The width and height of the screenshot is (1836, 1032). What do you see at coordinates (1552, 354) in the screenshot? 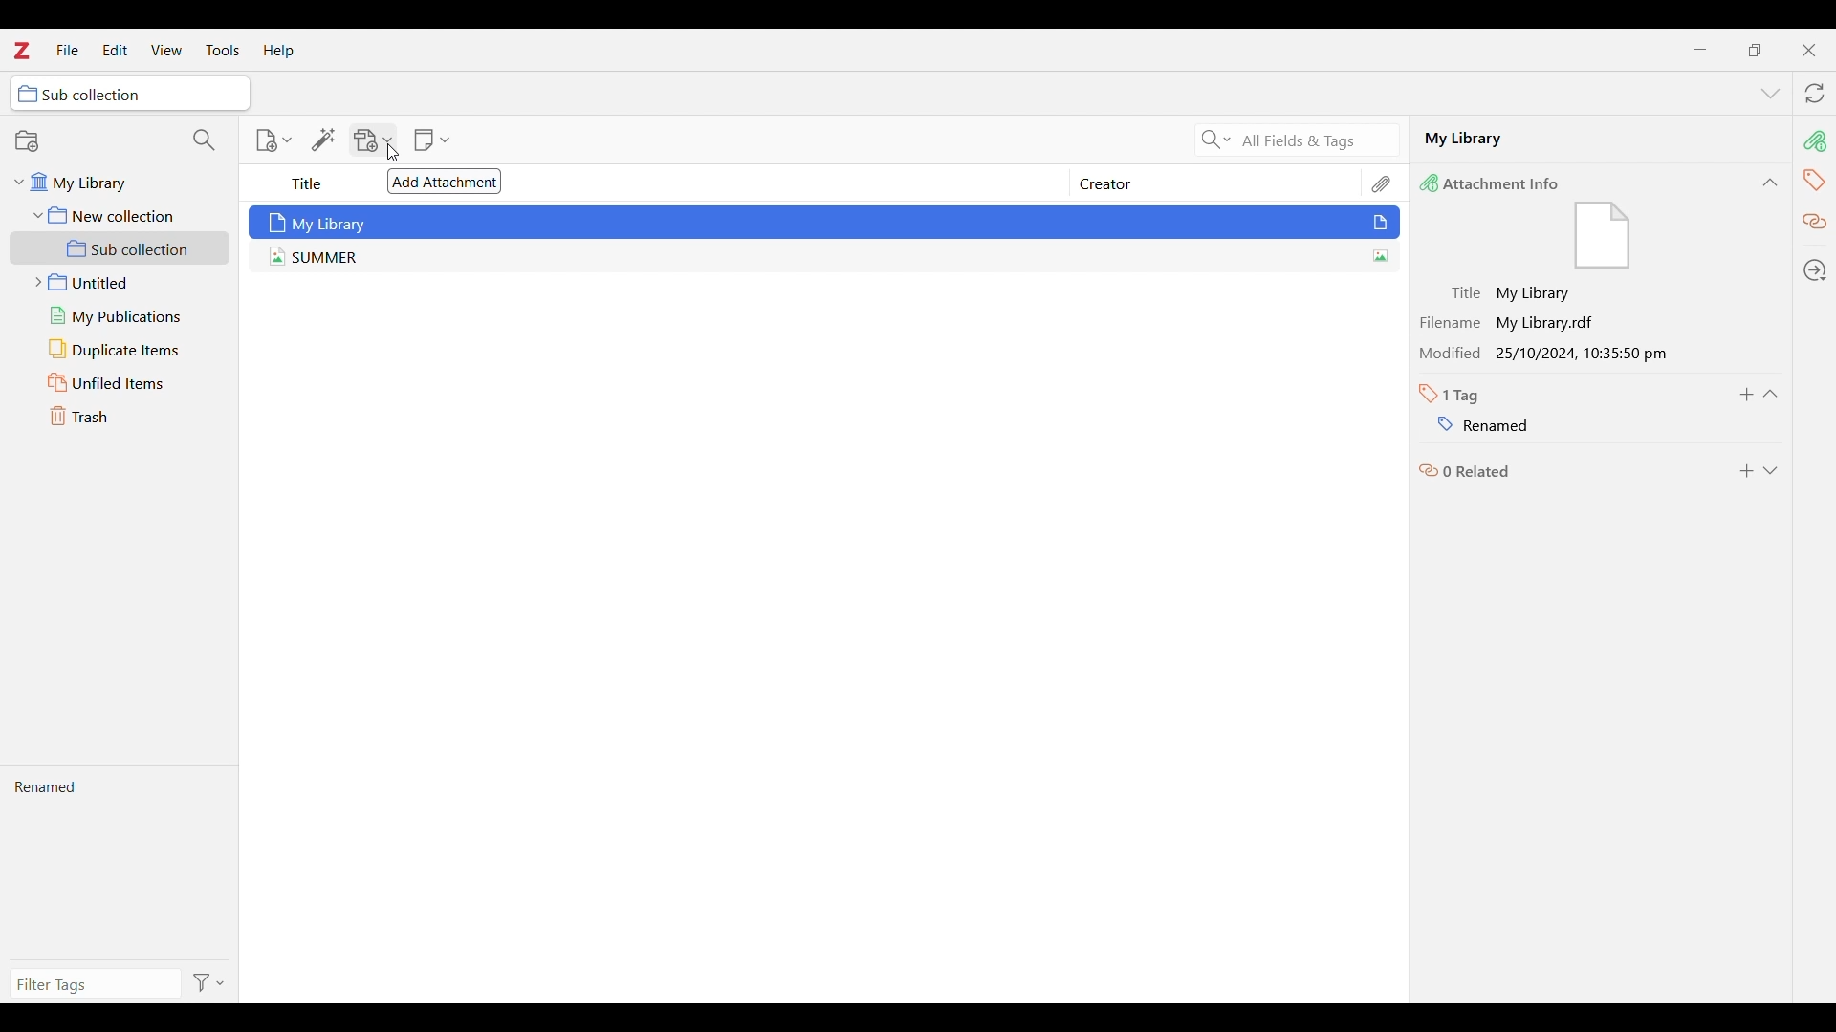
I see `Modified 25/10/2024, 10:35:50 pm` at bounding box center [1552, 354].